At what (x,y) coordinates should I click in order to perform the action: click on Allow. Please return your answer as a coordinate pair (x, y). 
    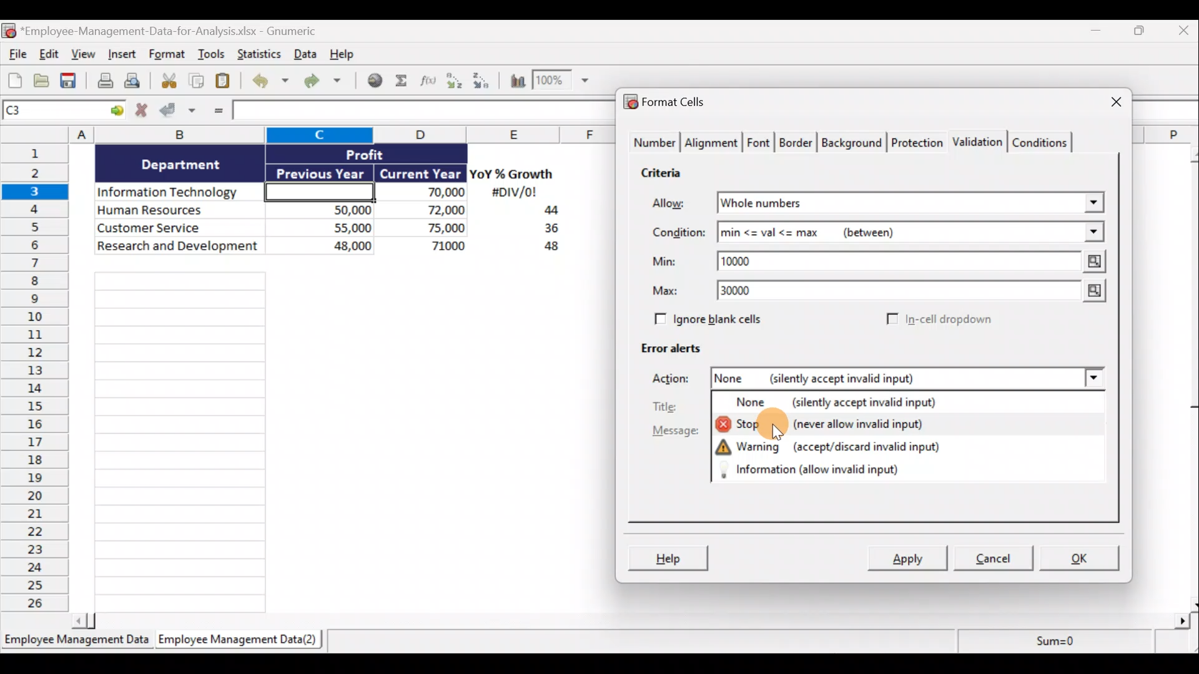
    Looking at the image, I should click on (678, 204).